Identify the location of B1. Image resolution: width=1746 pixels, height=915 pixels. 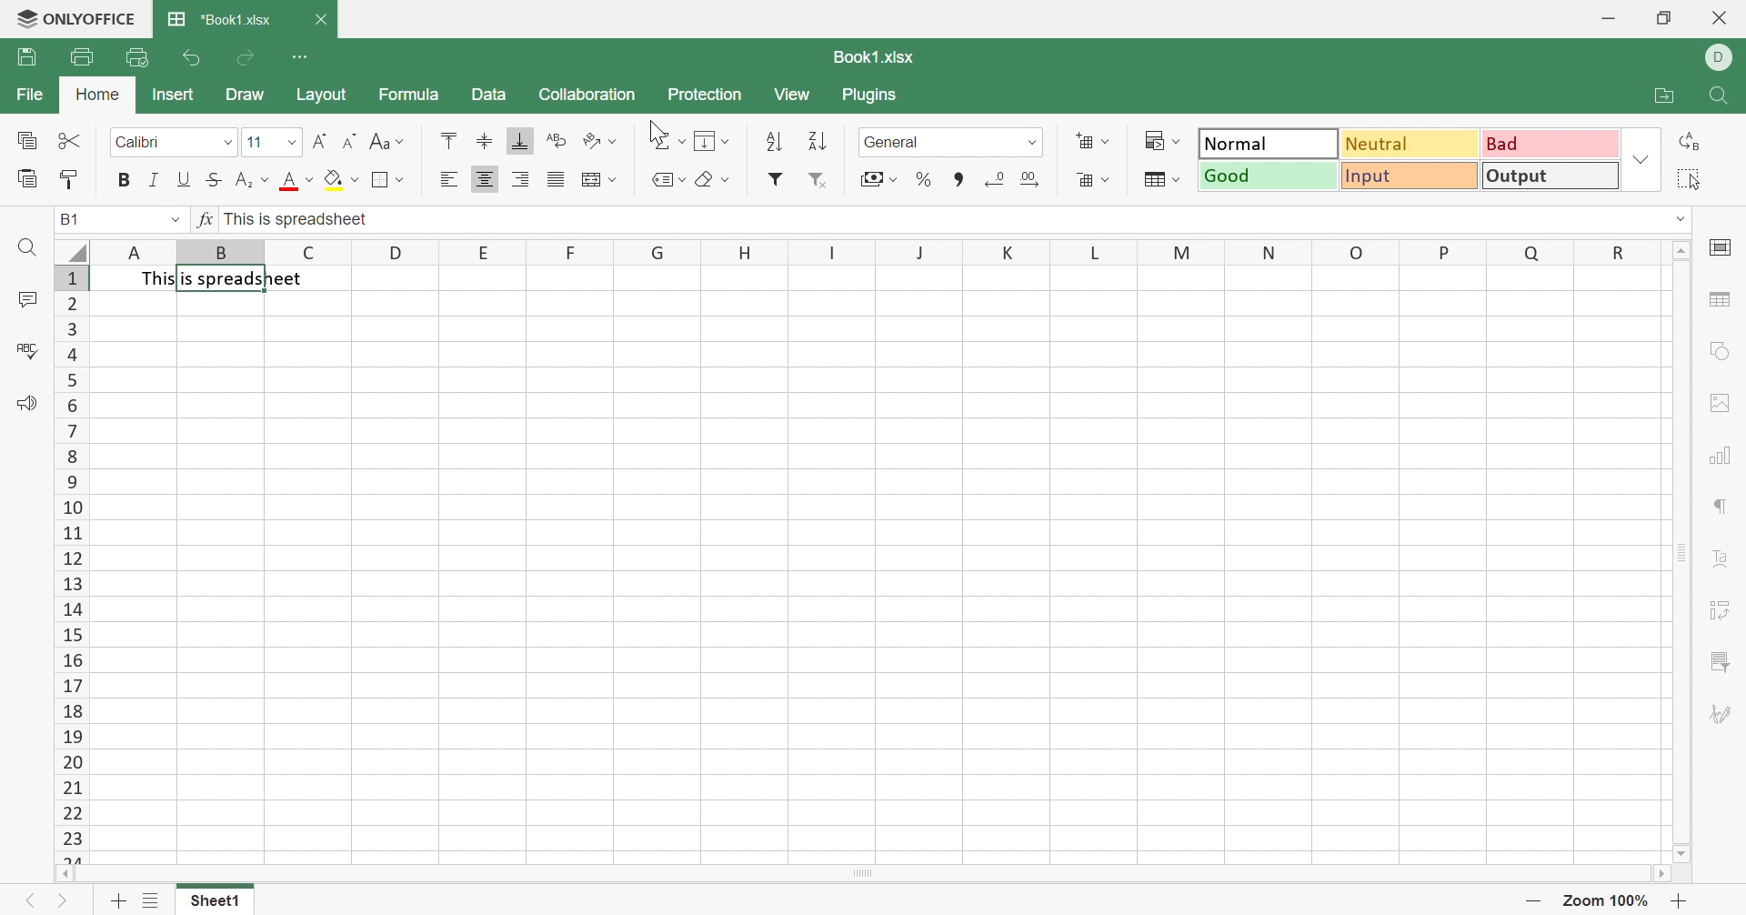
(69, 221).